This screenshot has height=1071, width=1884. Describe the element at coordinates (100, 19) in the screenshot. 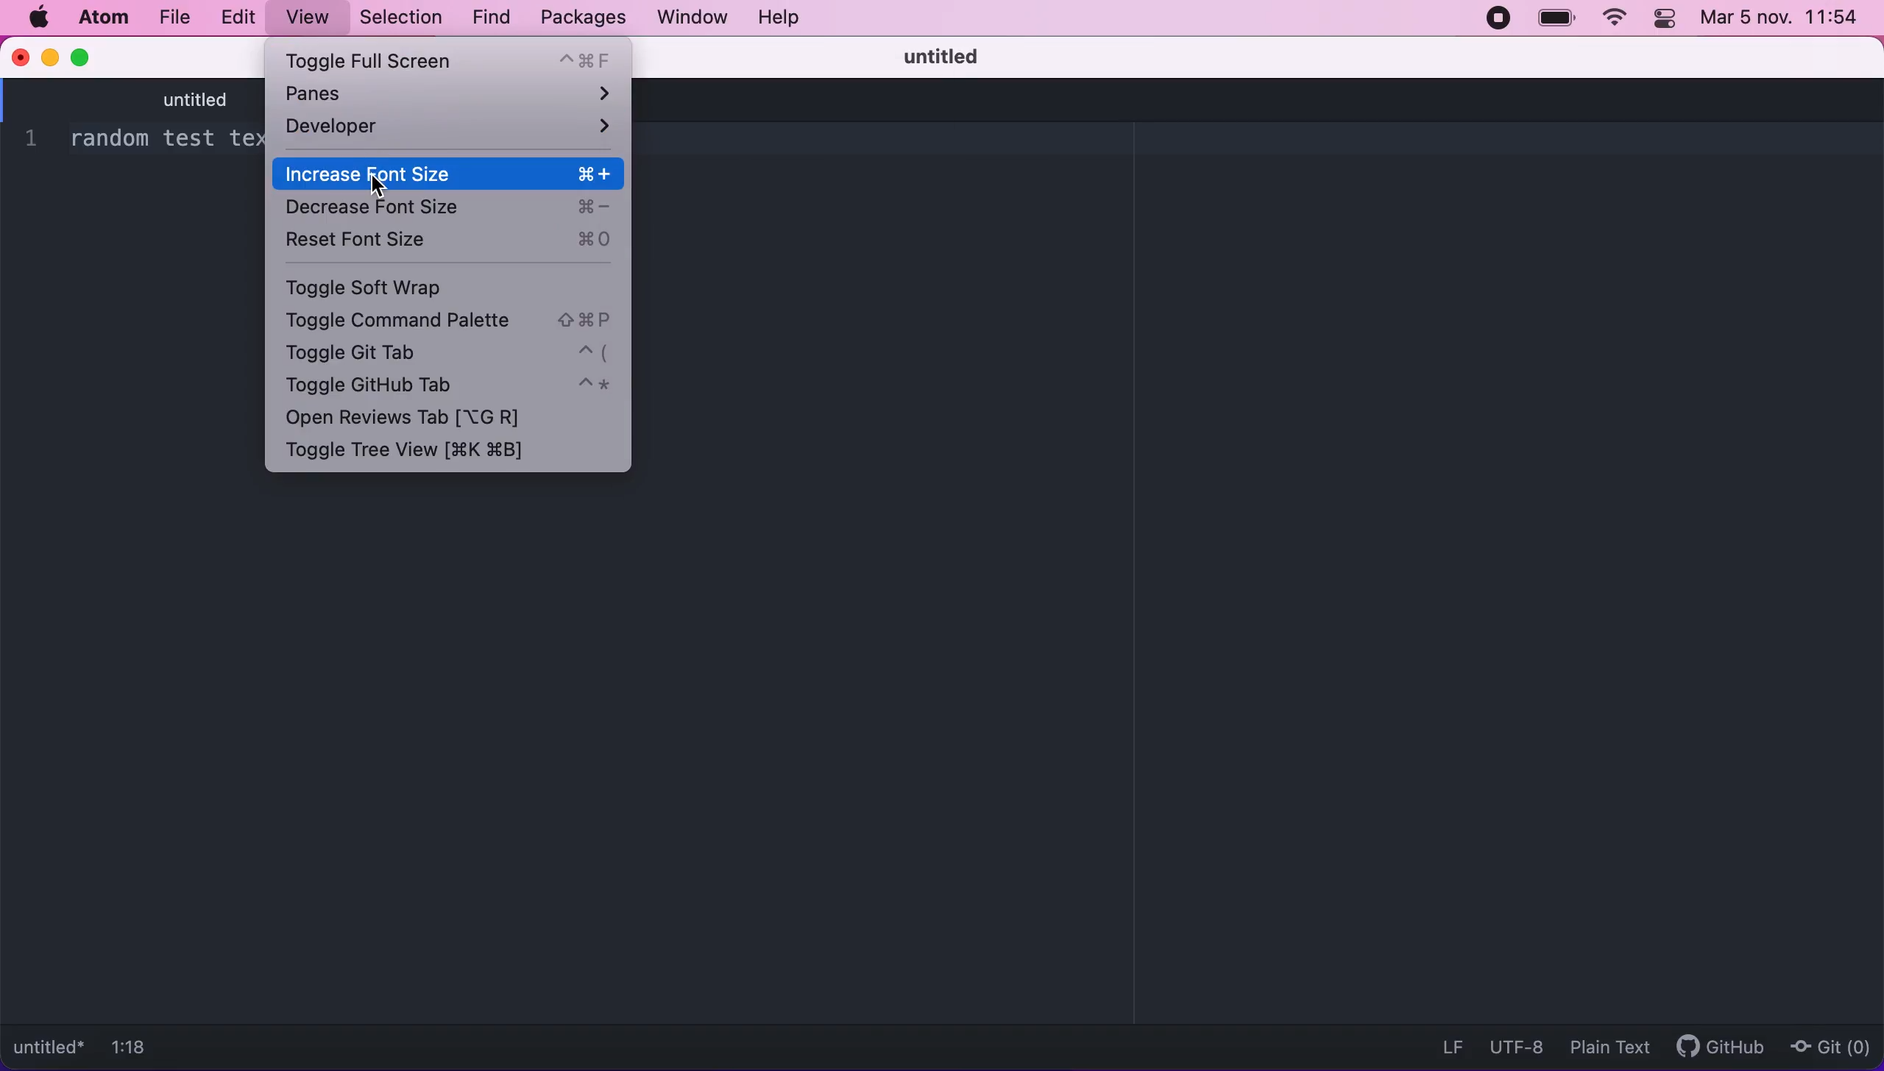

I see `atom` at that location.